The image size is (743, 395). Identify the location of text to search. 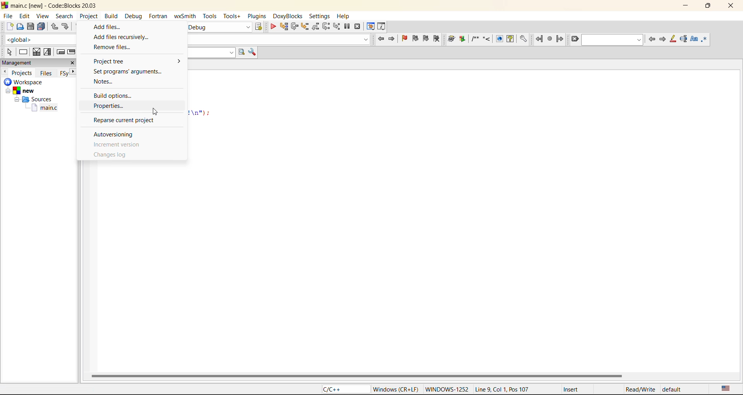
(211, 52).